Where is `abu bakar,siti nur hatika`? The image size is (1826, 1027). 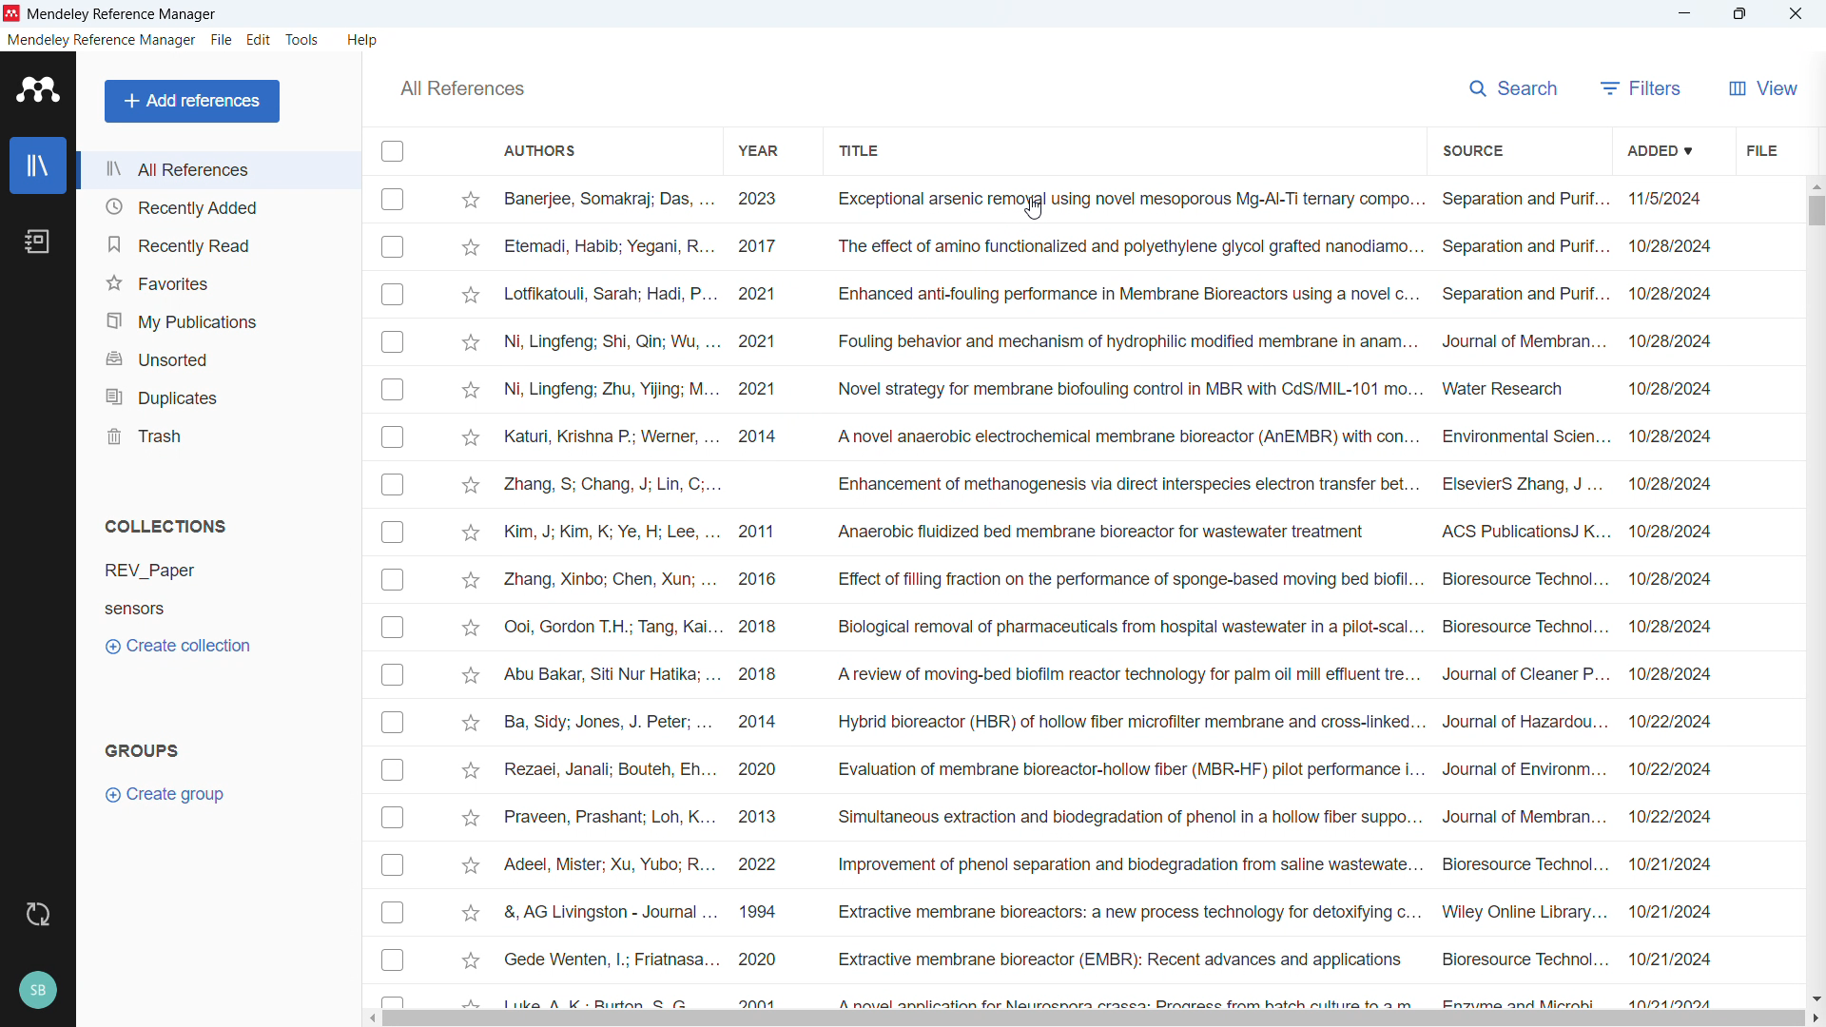
abu bakar,siti nur hatika is located at coordinates (598, 676).